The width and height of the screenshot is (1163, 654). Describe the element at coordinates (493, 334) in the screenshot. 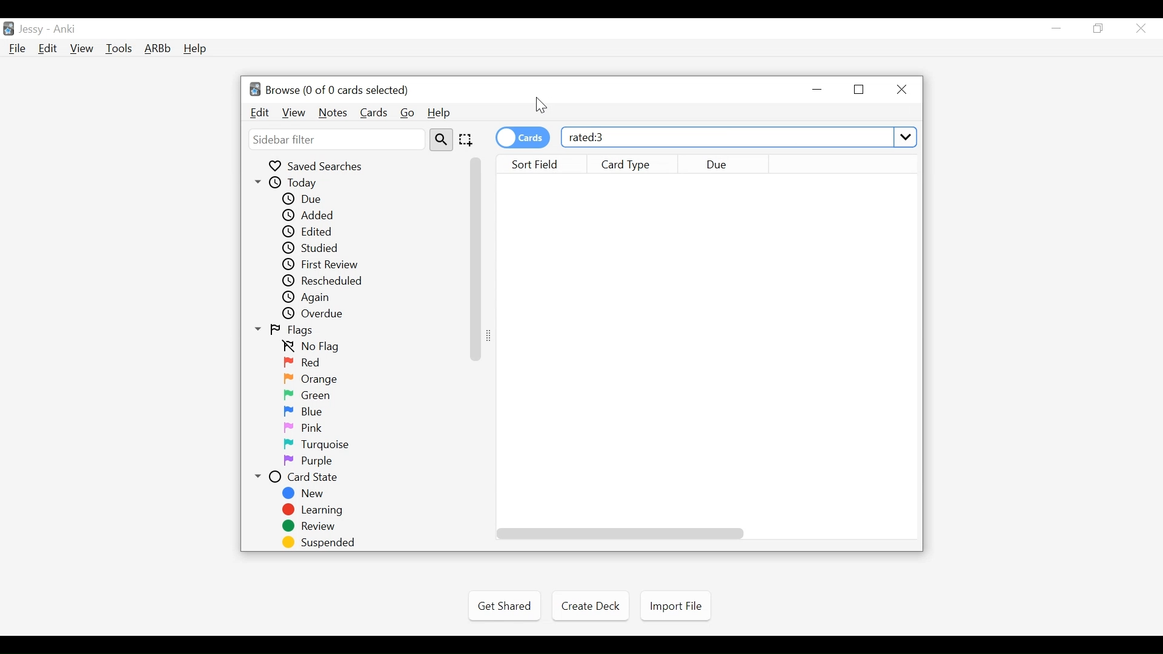

I see `Resize` at that location.